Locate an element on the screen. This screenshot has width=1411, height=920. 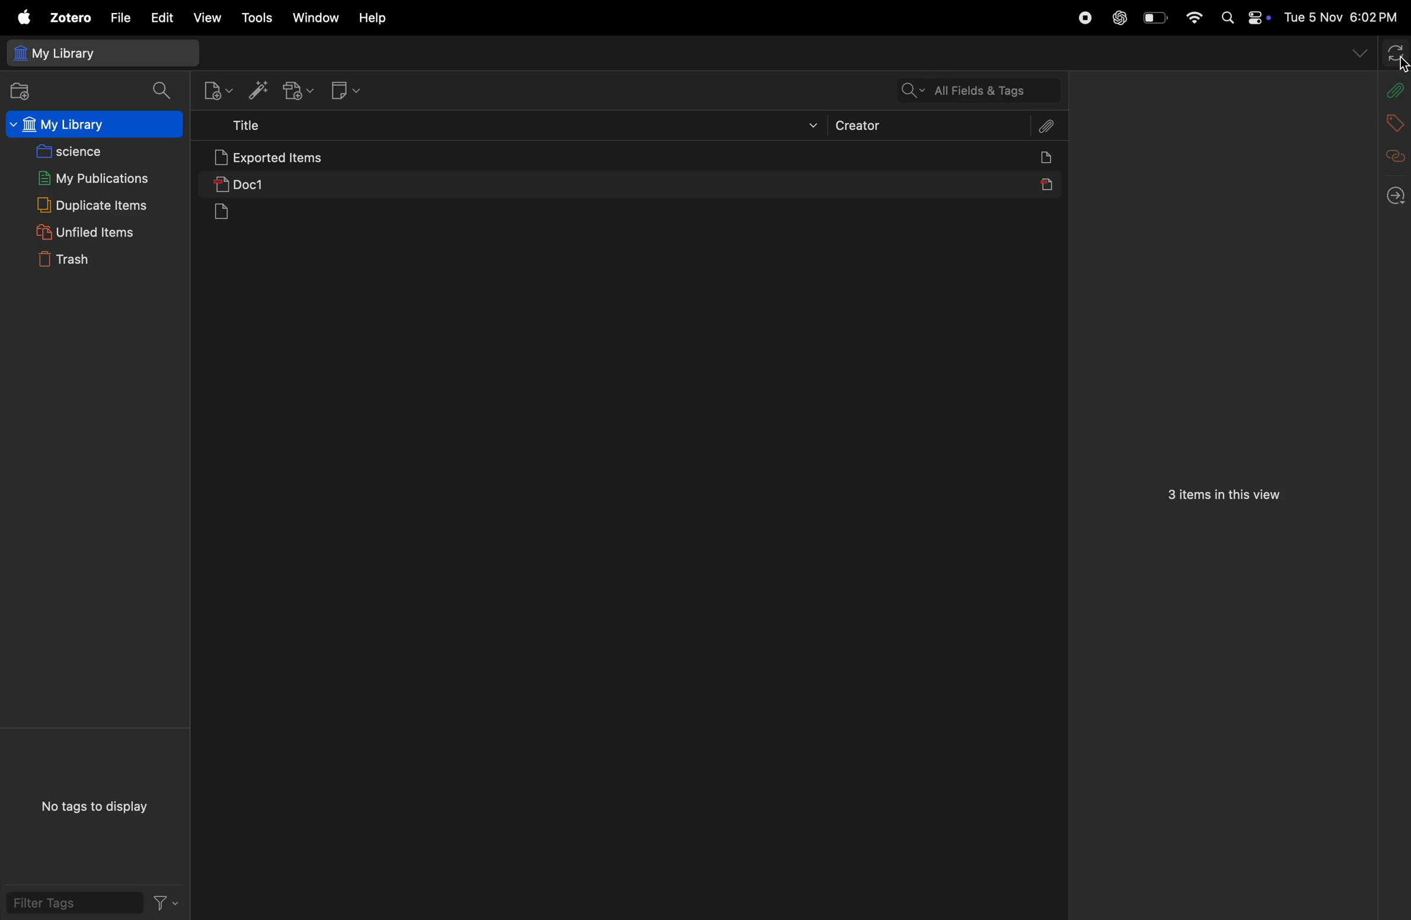
documents is located at coordinates (247, 214).